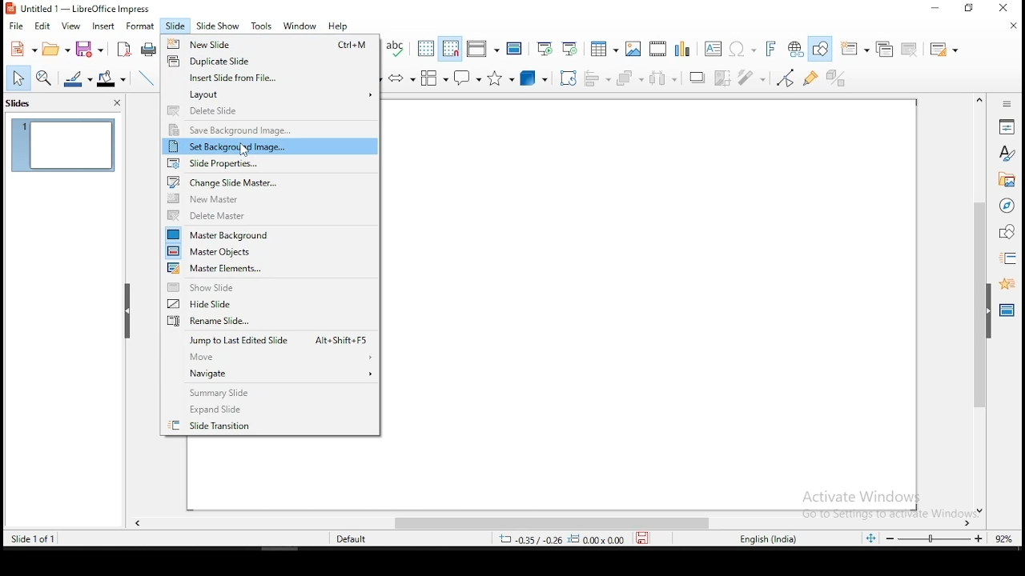 The image size is (1025, 576). I want to click on animation, so click(1007, 284).